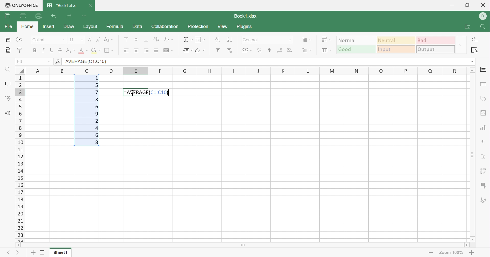  Describe the element at coordinates (484, 70) in the screenshot. I see `cell settings` at that location.